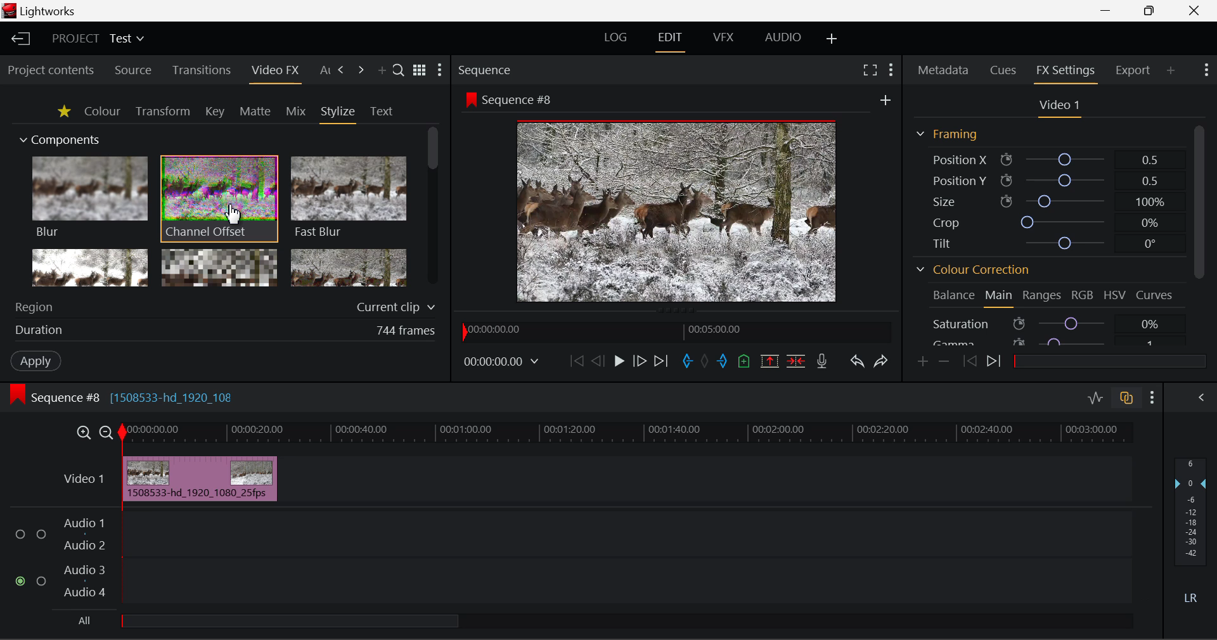 This screenshot has width=1217, height=640. I want to click on Audio Input Field, so click(570, 559).